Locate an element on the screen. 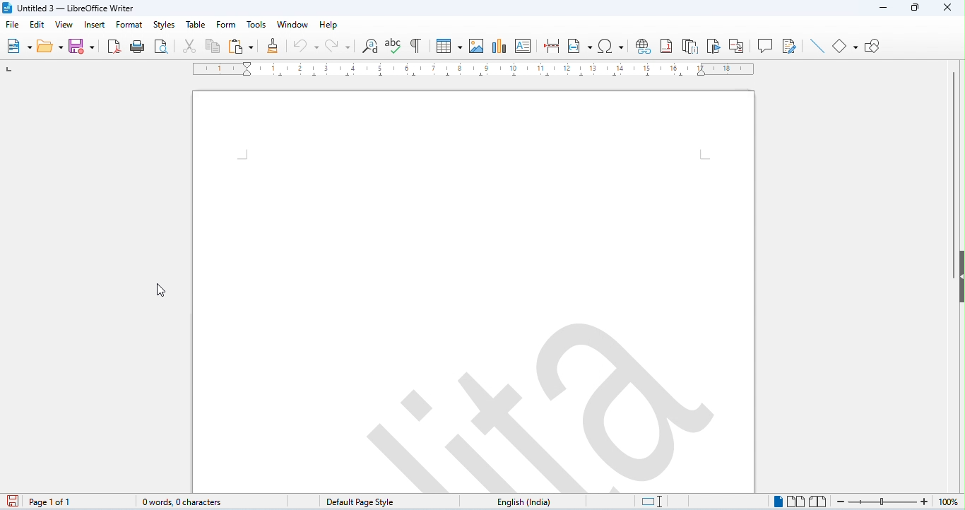 The height and width of the screenshot is (510, 965). watermark appeared is located at coordinates (509, 408).